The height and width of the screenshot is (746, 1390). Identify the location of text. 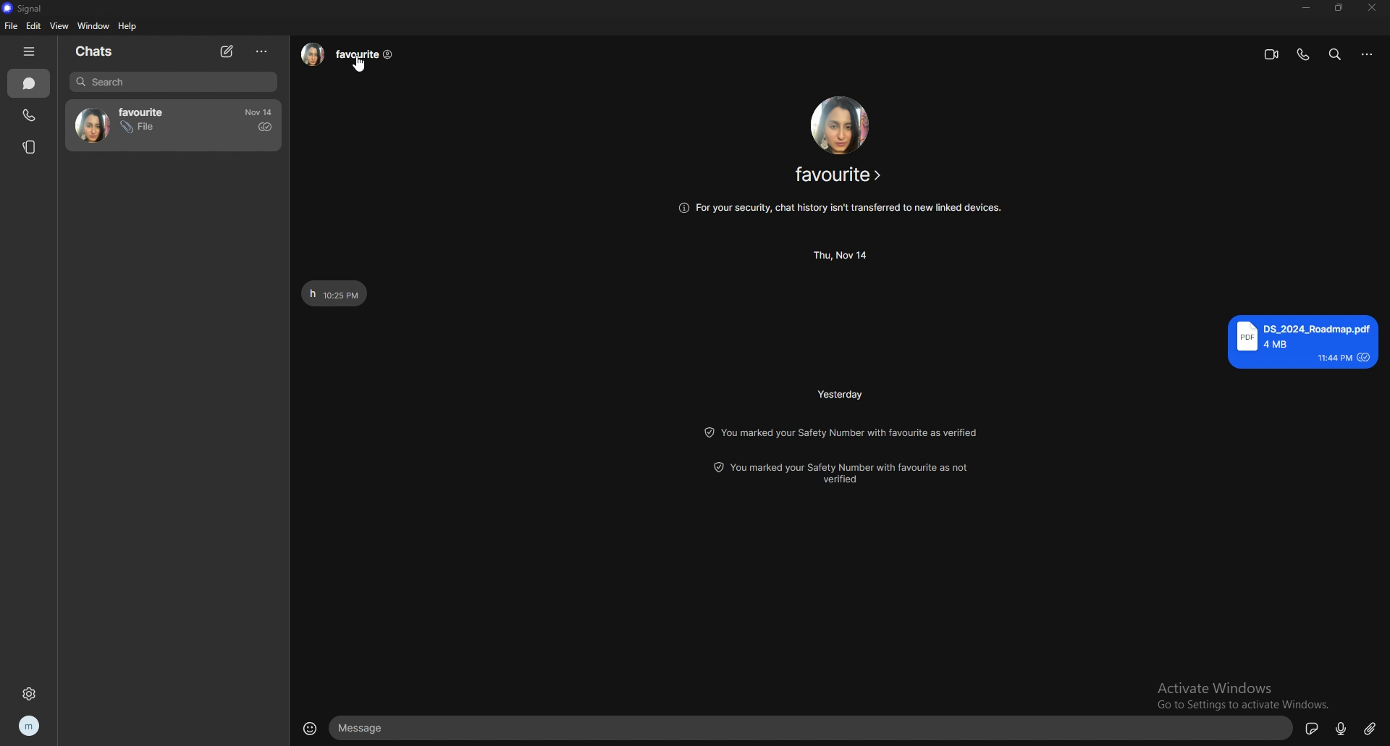
(1302, 342).